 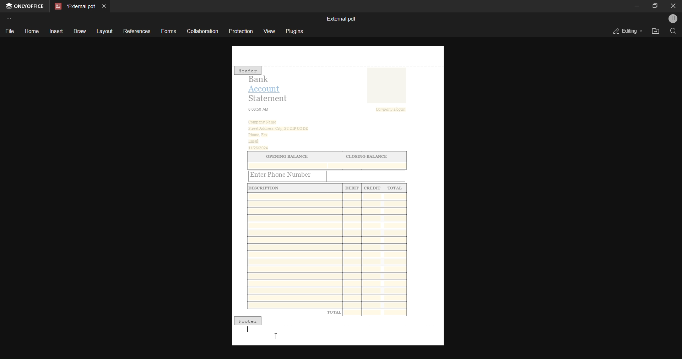 I want to click on customize toolbar, so click(x=11, y=18).